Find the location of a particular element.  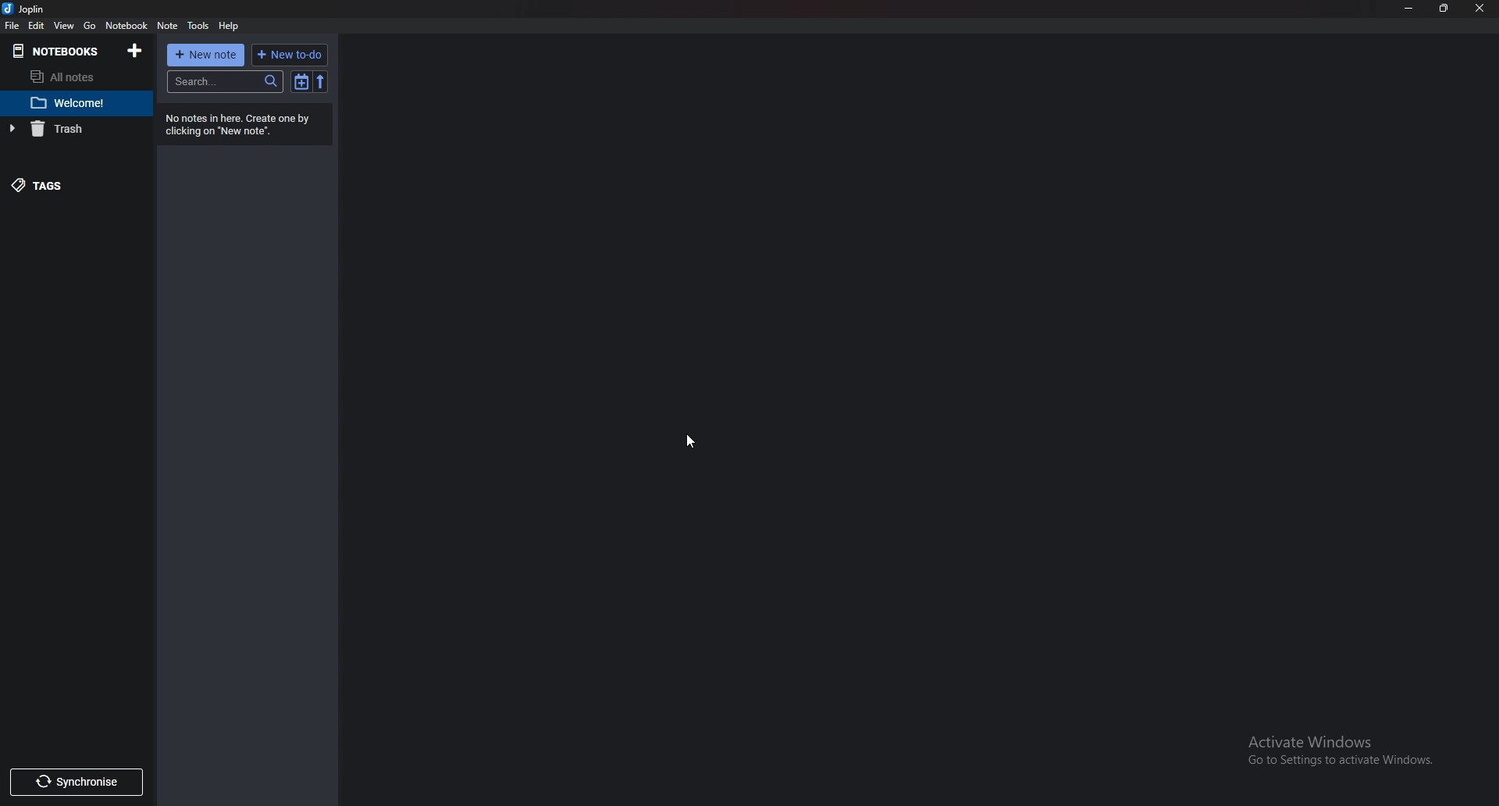

Add notebooks is located at coordinates (138, 49).